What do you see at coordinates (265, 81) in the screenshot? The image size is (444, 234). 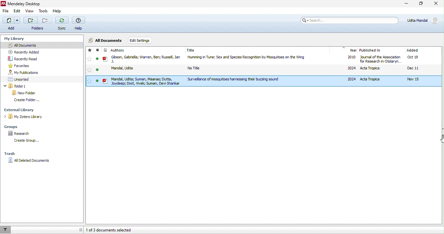 I see `Mandal, Udita; Suman, Maanas; Dutta, Surveilance of mosquitoes harnessing their buzzing sound 2024 Acta Tropica Nov 15.
Joydeep; Dixit, Vivek; Suman, Devi Shankar` at bounding box center [265, 81].